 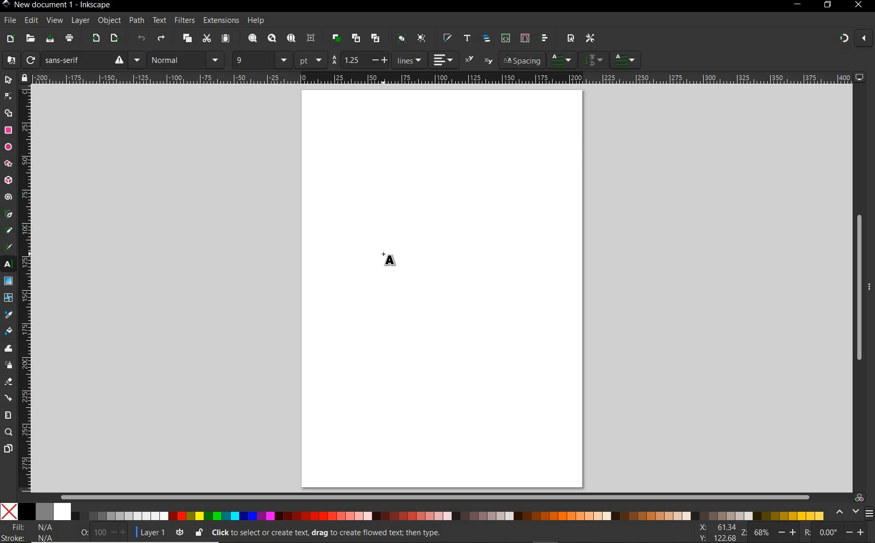 I want to click on increase/decrease, so click(x=119, y=532).